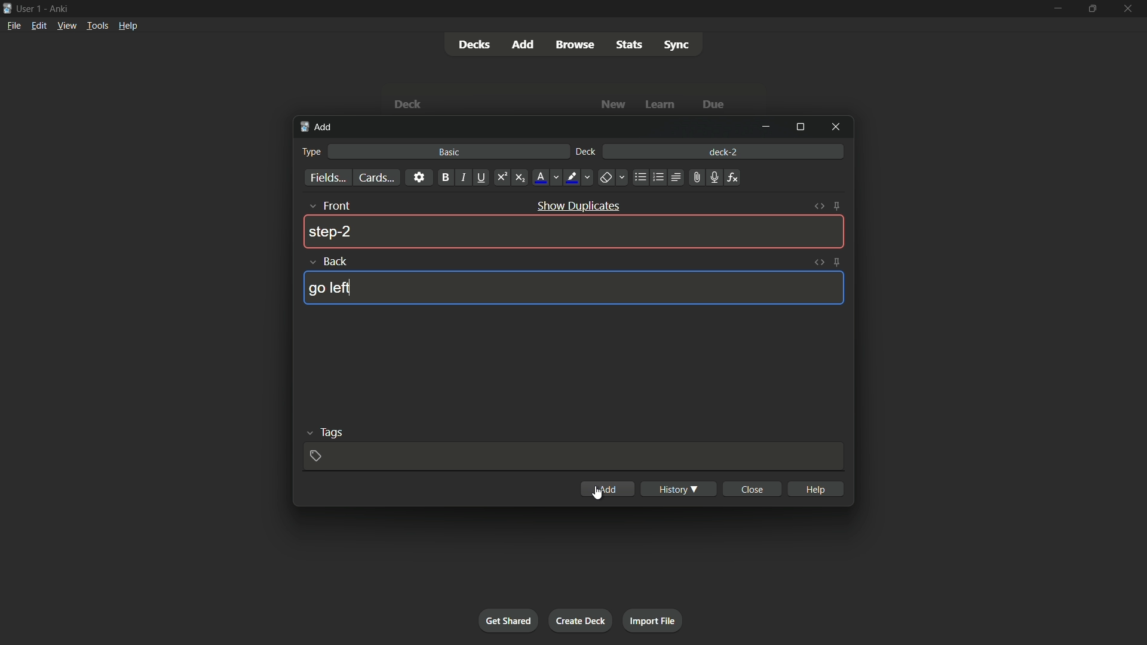  I want to click on deck-2, so click(723, 150).